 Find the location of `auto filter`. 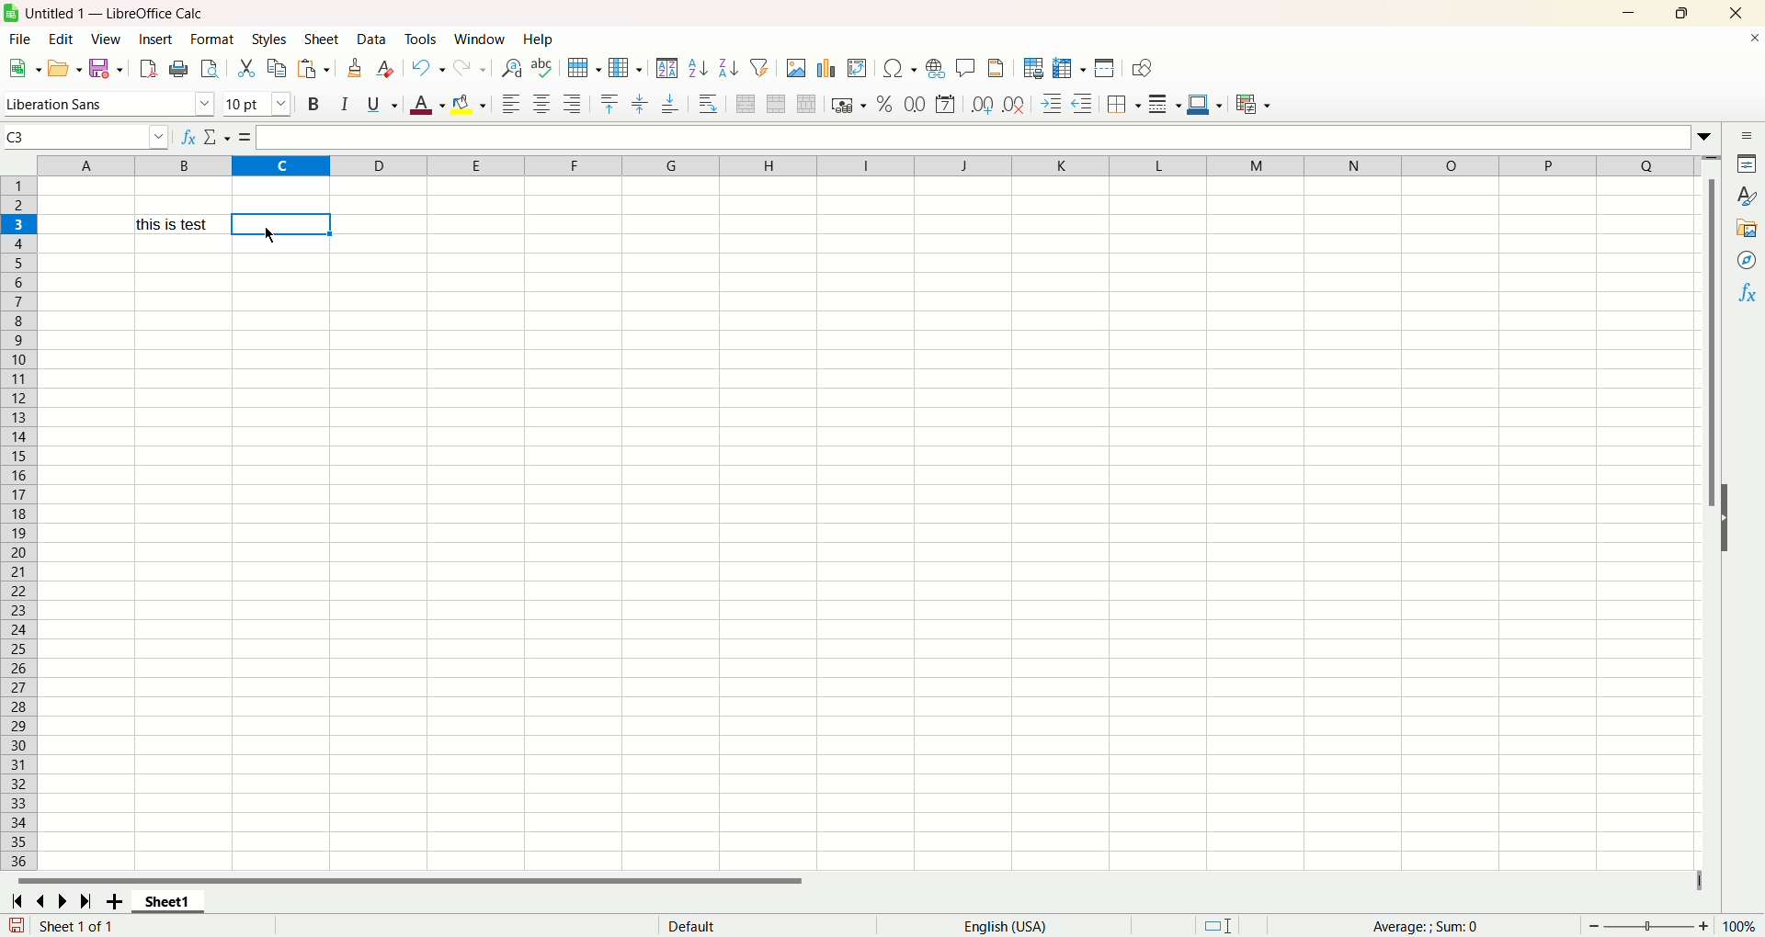

auto filter is located at coordinates (759, 65).